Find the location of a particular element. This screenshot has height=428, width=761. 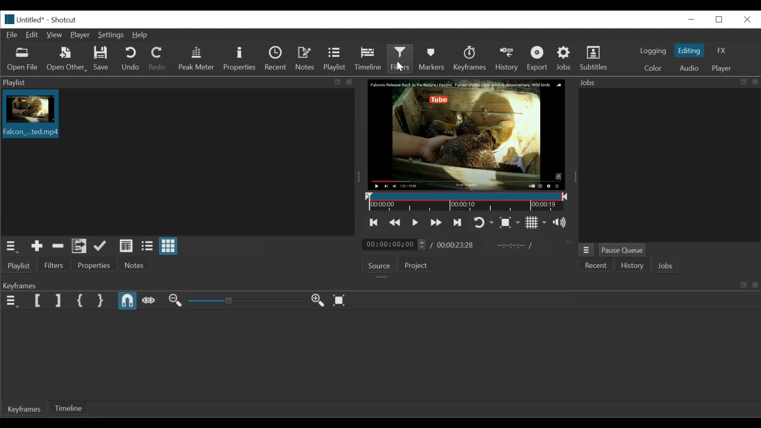

Set Filter First is located at coordinates (38, 301).